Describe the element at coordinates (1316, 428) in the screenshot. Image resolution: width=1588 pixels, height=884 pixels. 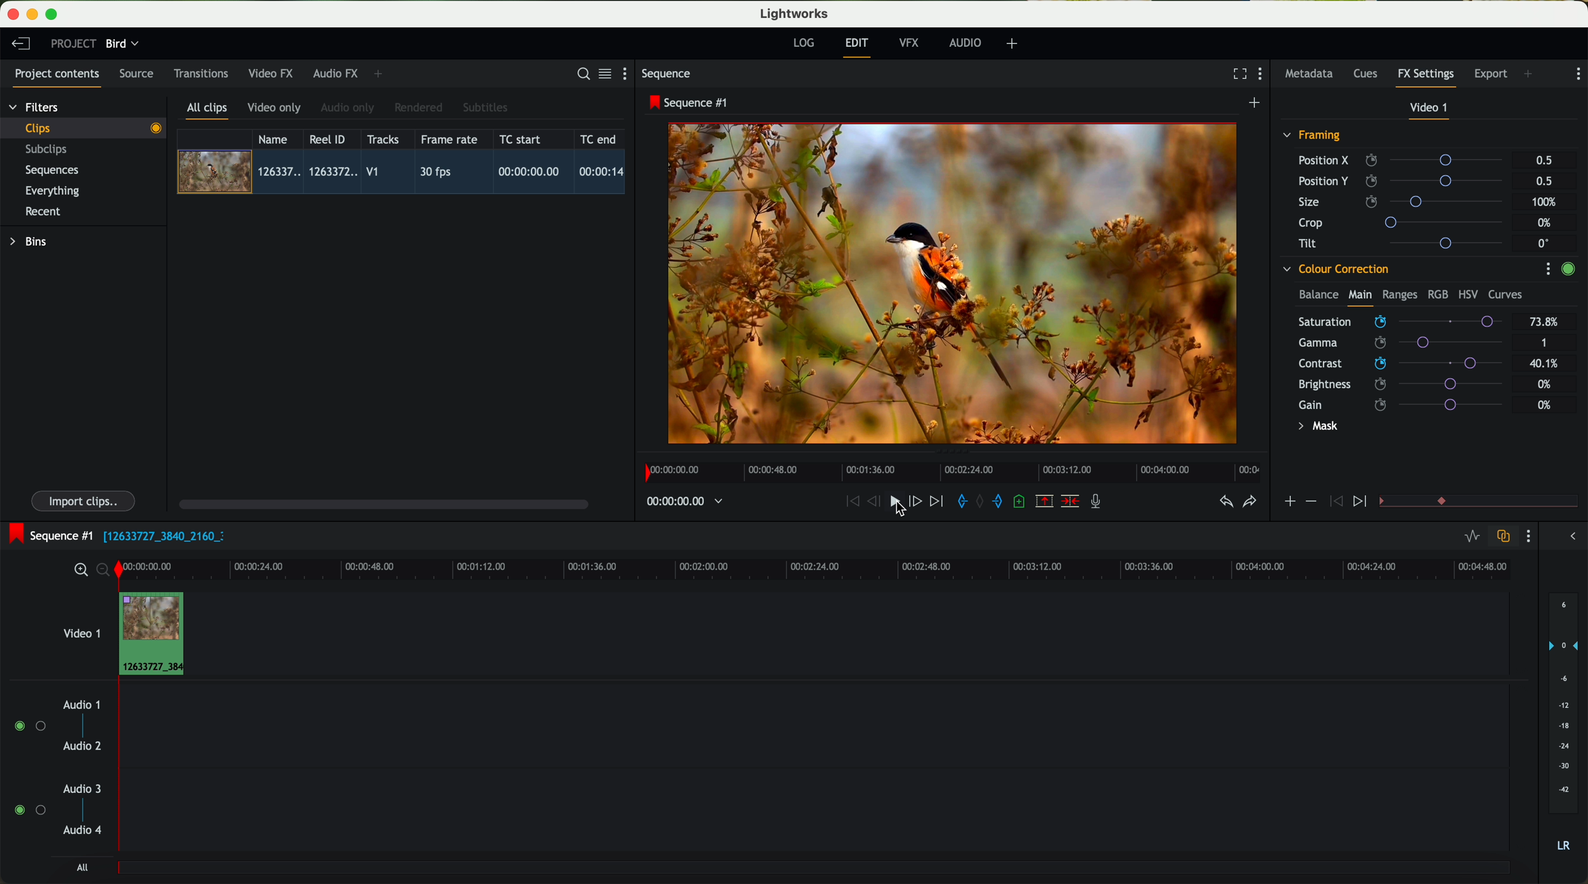
I see `mask` at that location.